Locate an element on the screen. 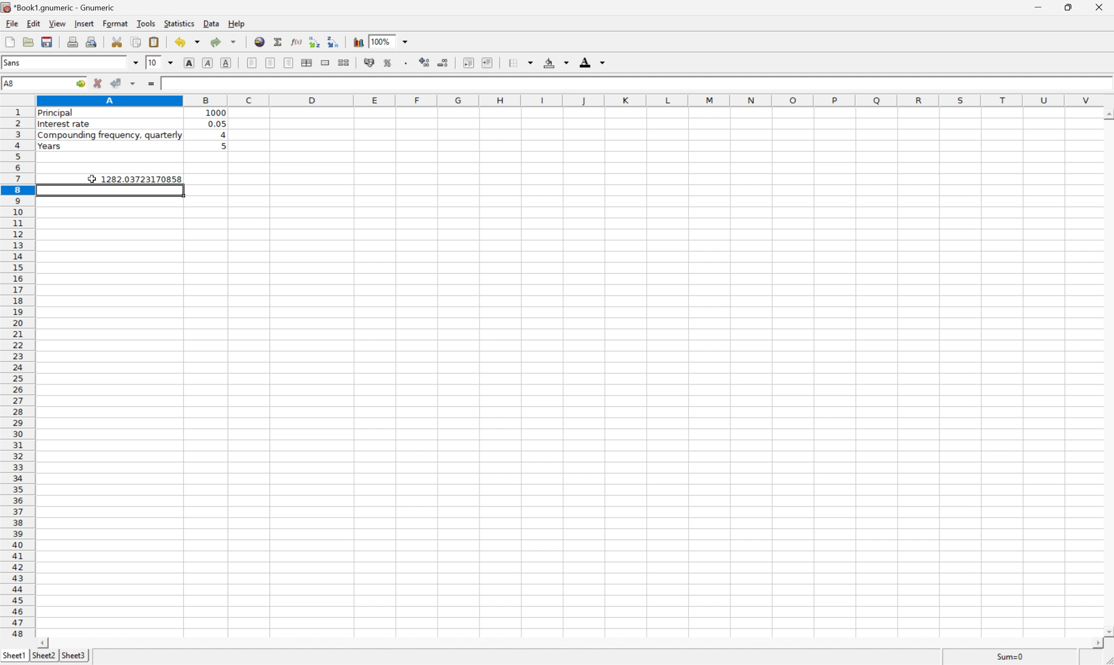 The image size is (1114, 665). A8 is located at coordinates (13, 82).